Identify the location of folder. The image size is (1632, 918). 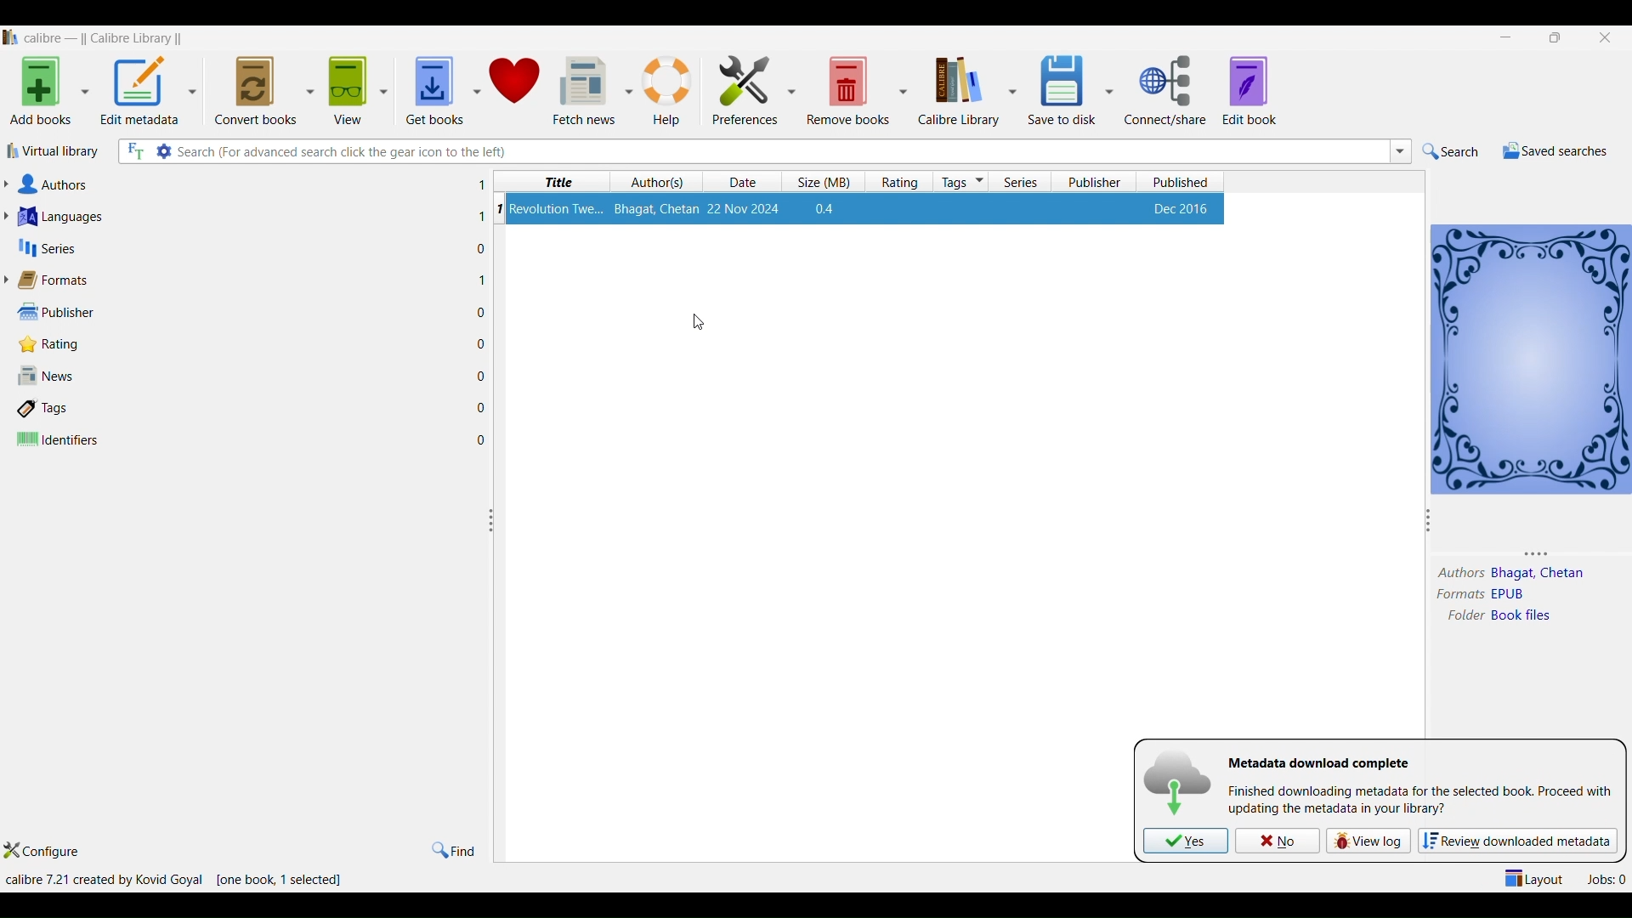
(1463, 616).